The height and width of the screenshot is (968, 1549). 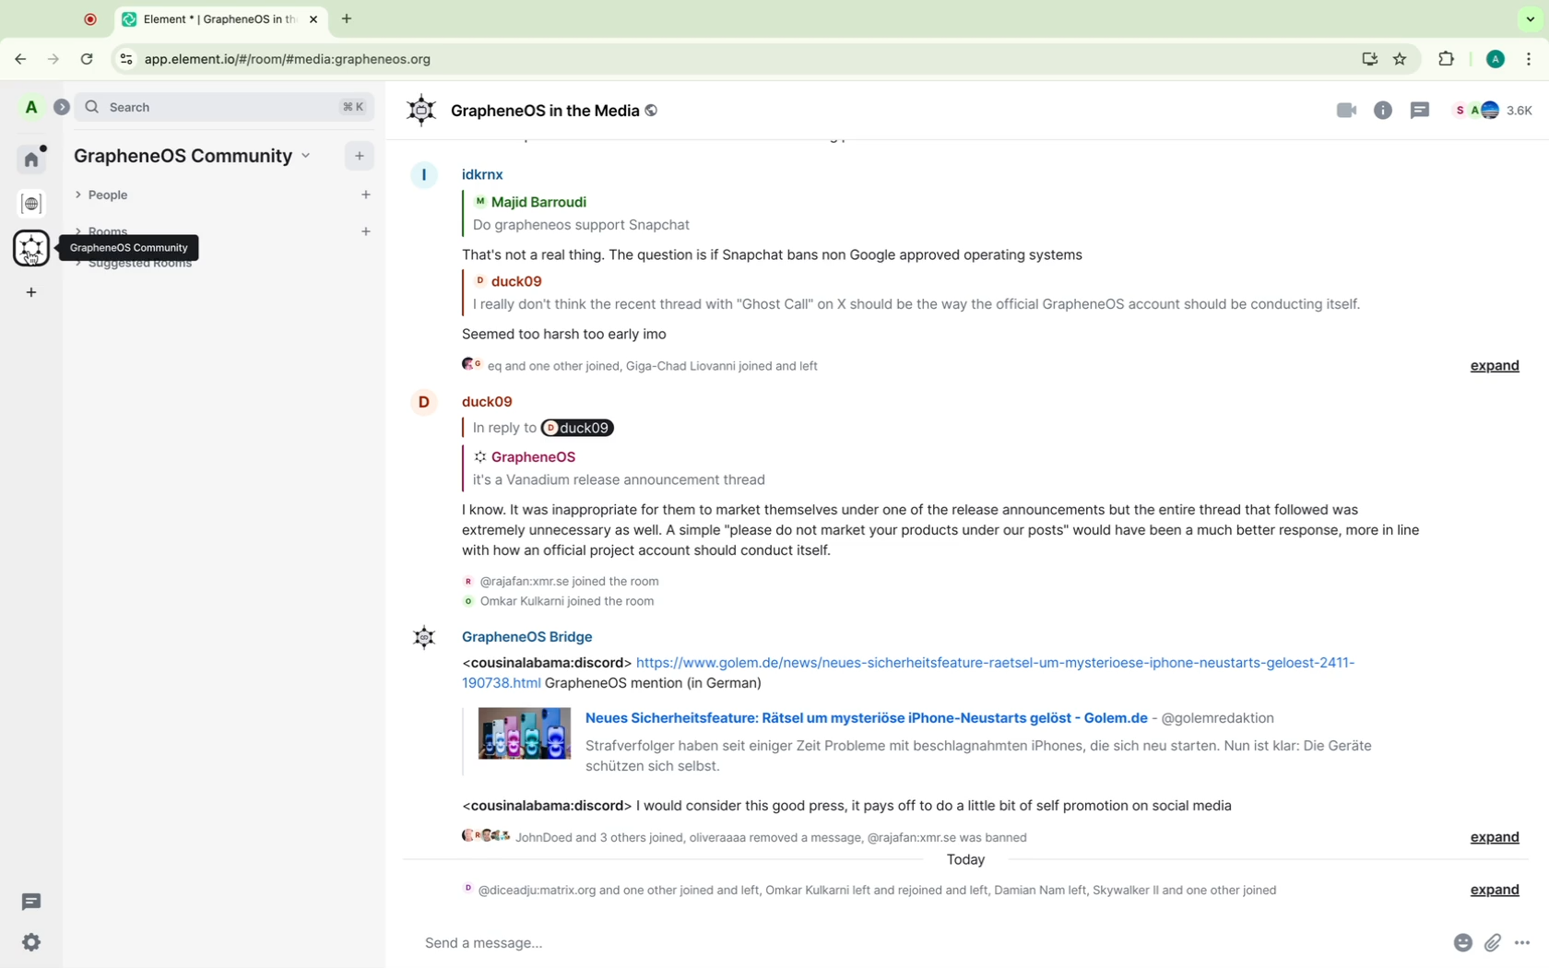 What do you see at coordinates (745, 57) in the screenshot?
I see `app.element.io/#/room/#media:grapheneOS.org` at bounding box center [745, 57].